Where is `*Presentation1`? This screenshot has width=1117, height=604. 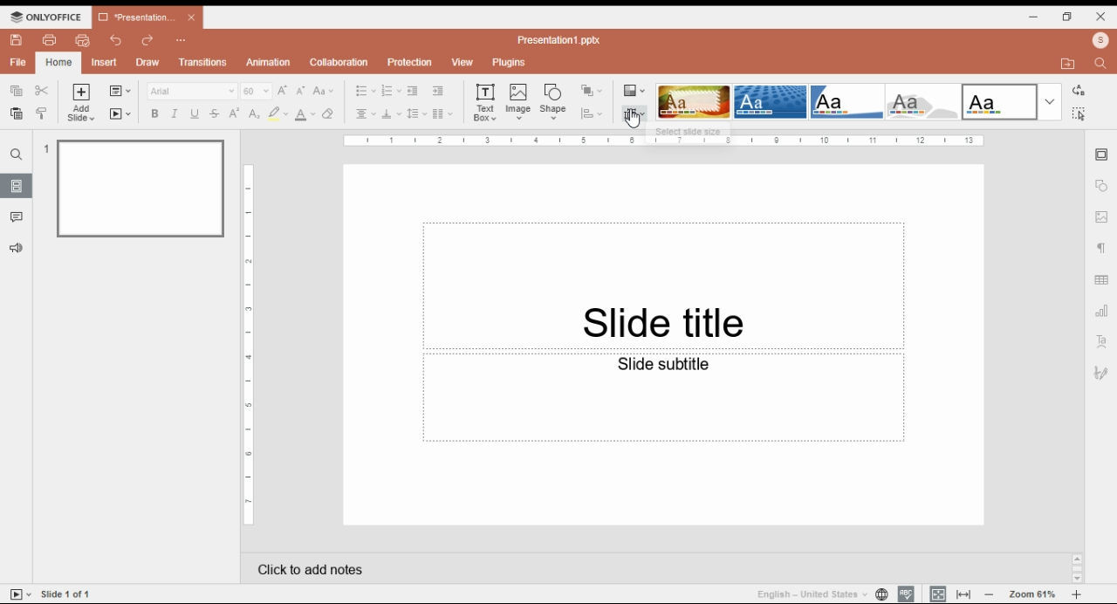
*Presentation1 is located at coordinates (147, 17).